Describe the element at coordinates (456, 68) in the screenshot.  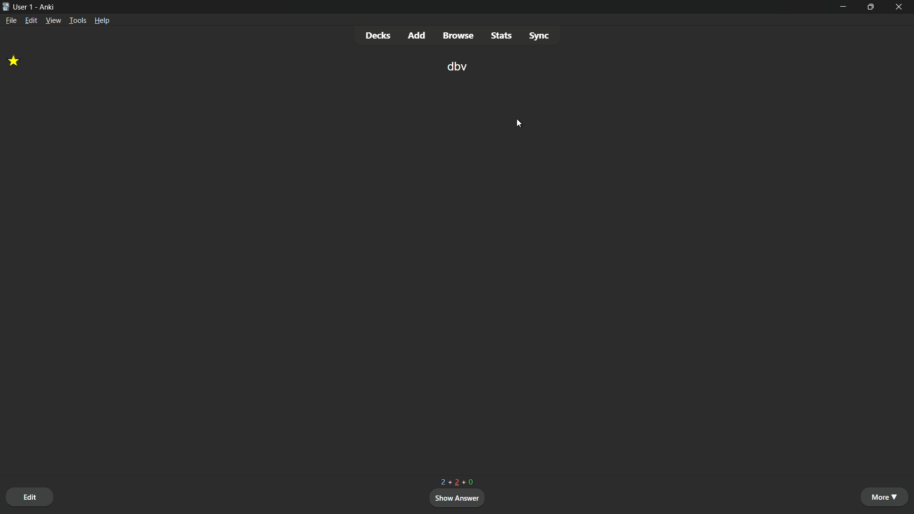
I see `dbv` at that location.